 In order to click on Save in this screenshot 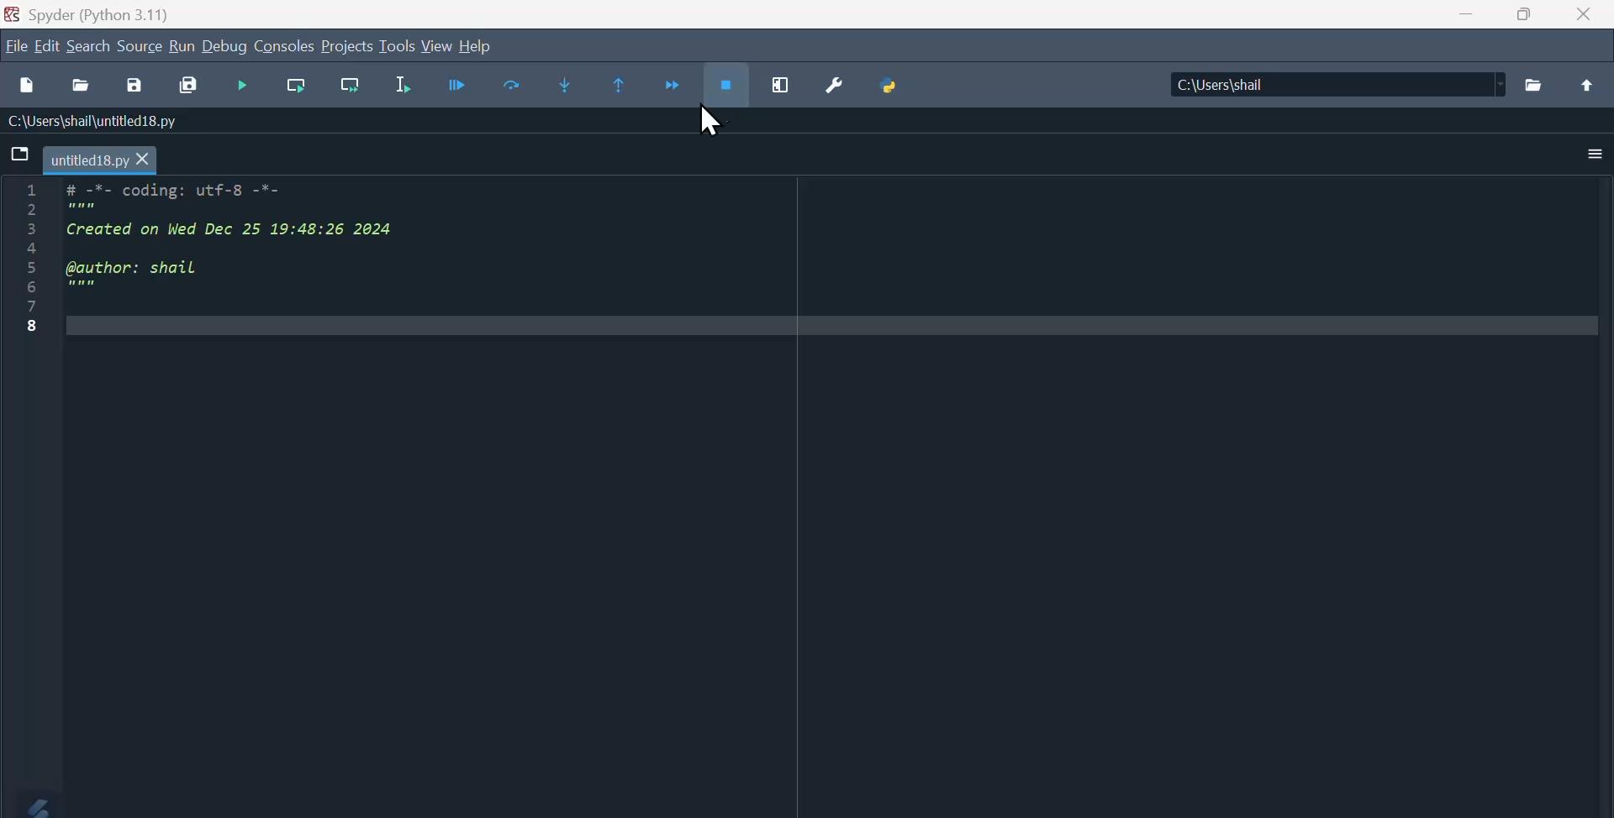, I will do `click(135, 85)`.